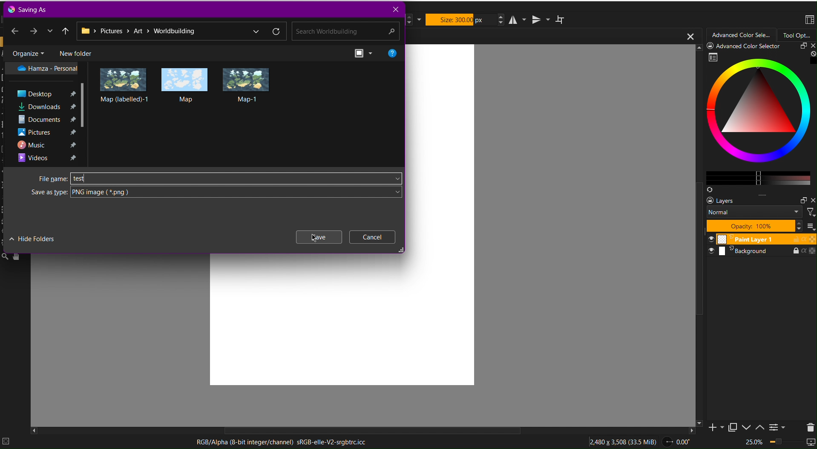  I want to click on , so click(318, 237).